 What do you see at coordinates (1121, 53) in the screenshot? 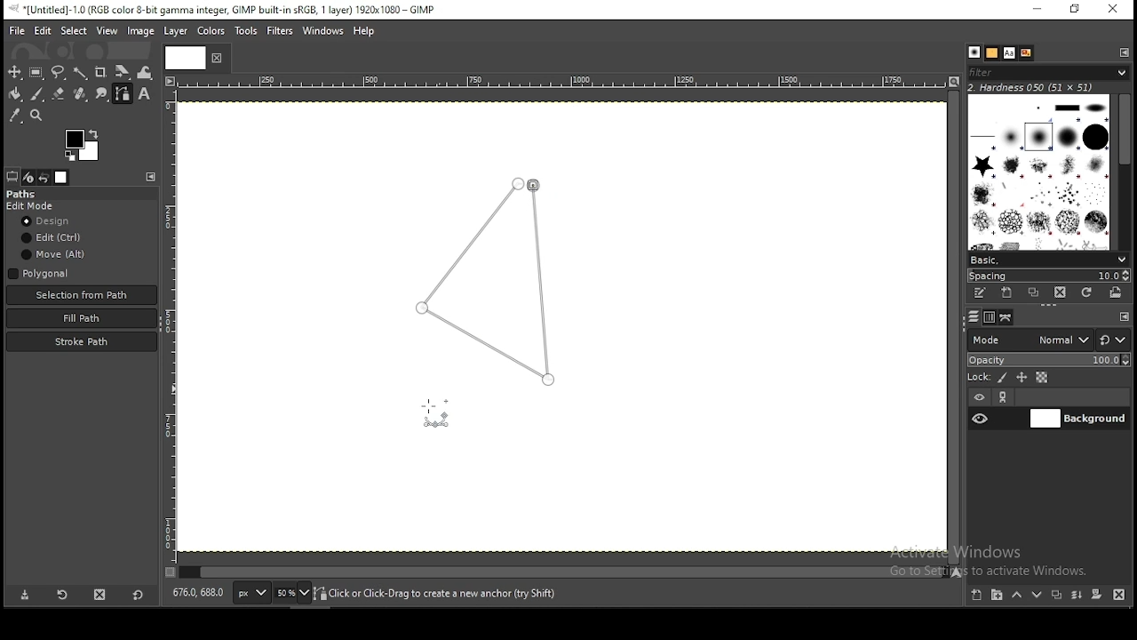
I see `configure this tab` at bounding box center [1121, 53].